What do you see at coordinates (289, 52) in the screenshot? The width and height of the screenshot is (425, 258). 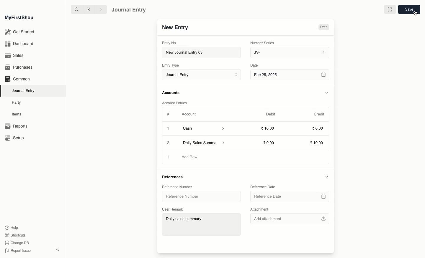 I see `JV-` at bounding box center [289, 52].